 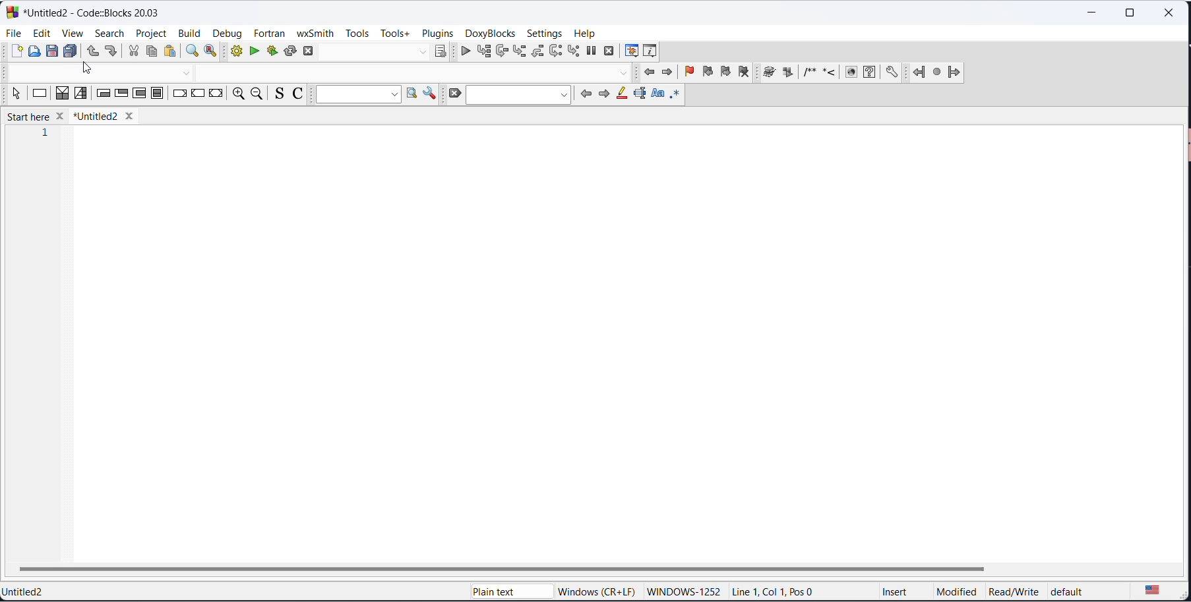 What do you see at coordinates (518, 96) in the screenshot?
I see `text and dropdown` at bounding box center [518, 96].